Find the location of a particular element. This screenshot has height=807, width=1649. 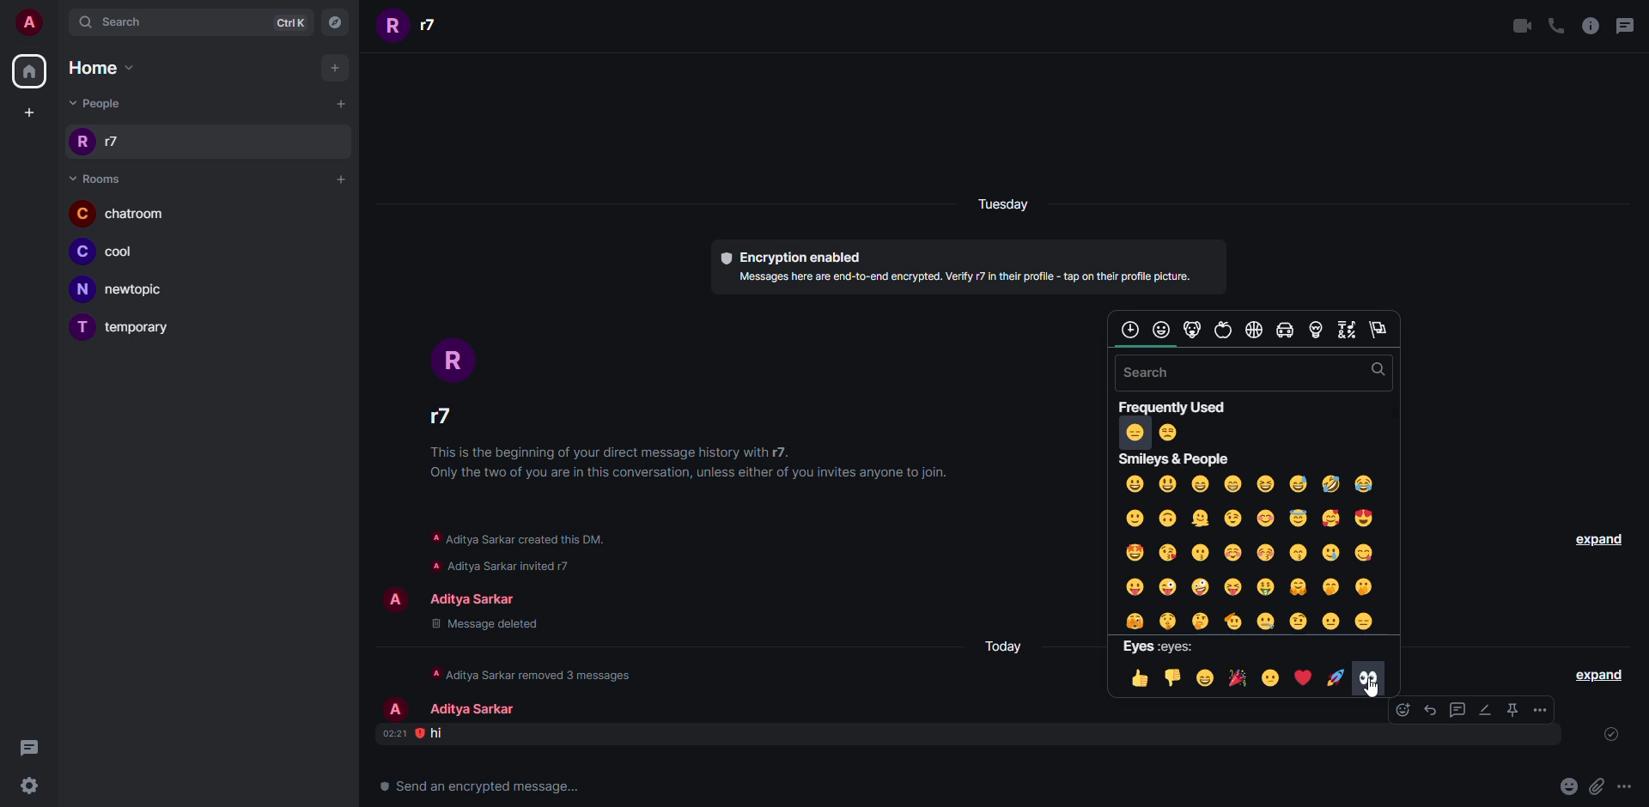

room is located at coordinates (96, 178).